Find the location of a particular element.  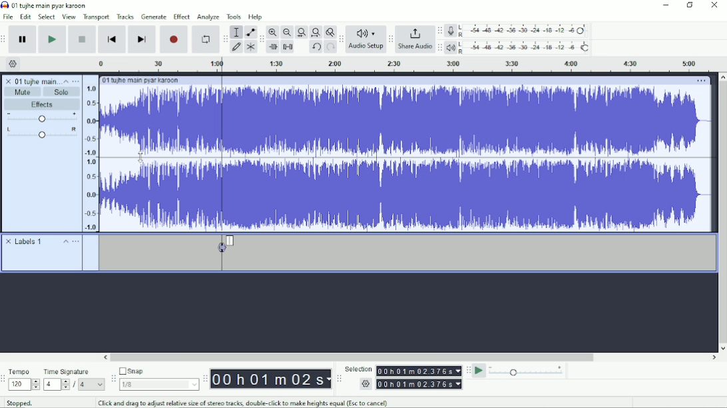

Record is located at coordinates (174, 39).